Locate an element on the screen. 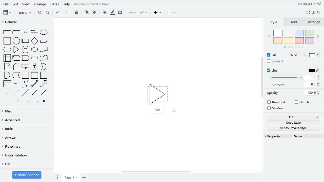  copy style is located at coordinates (294, 123).